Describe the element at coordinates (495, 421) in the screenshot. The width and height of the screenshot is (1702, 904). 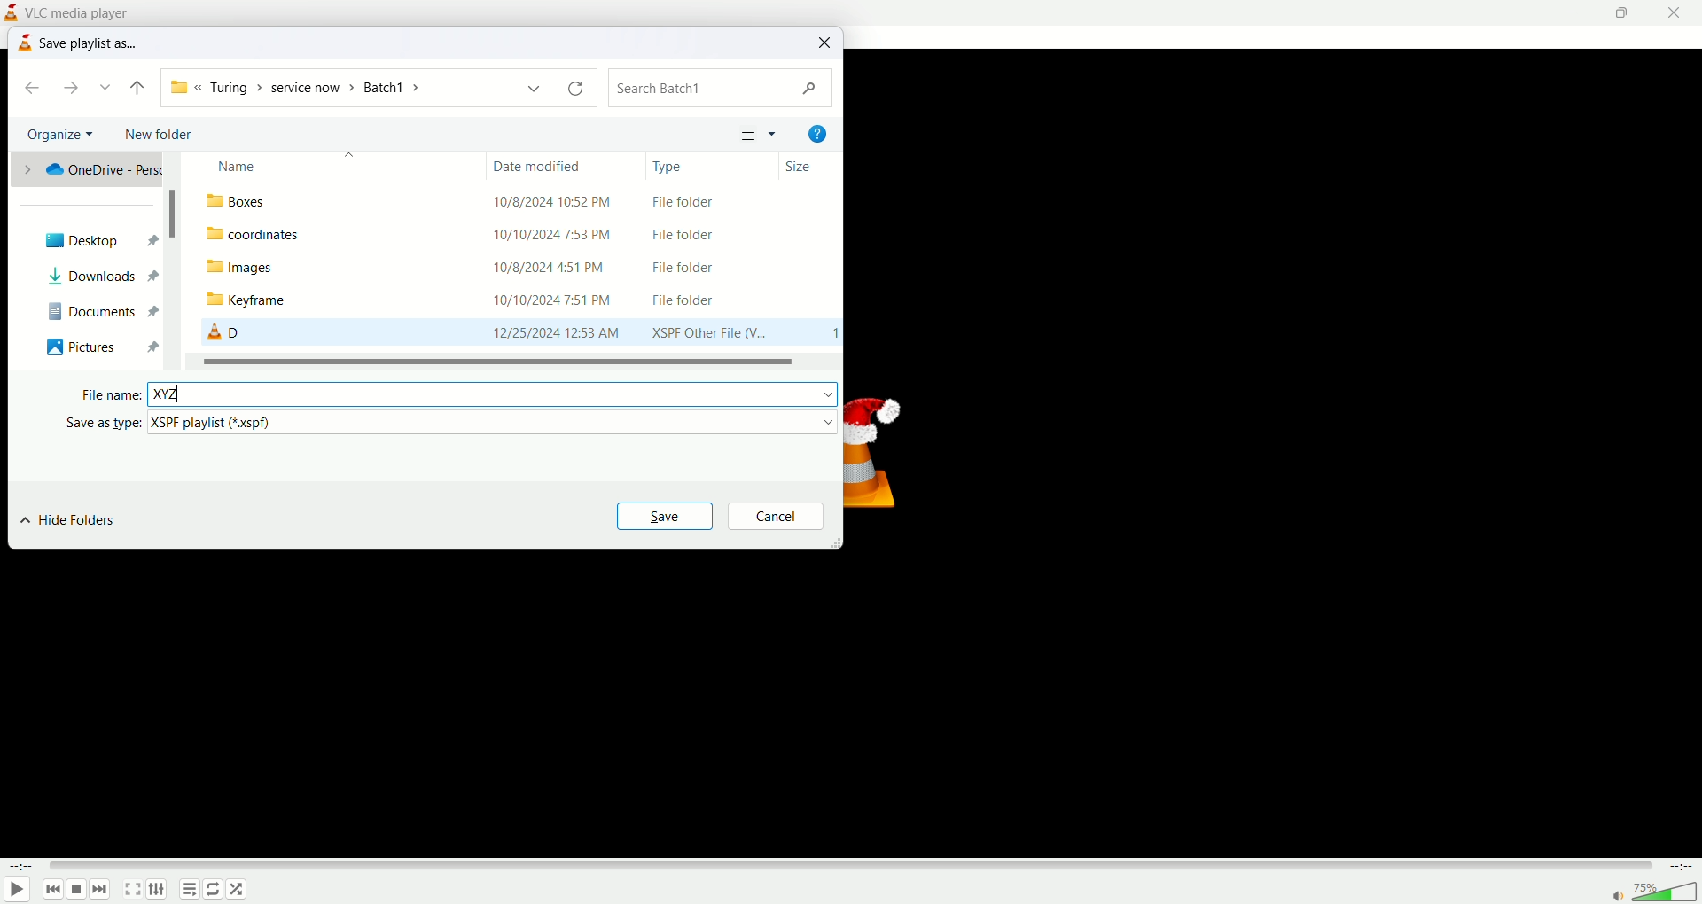
I see `file type` at that location.